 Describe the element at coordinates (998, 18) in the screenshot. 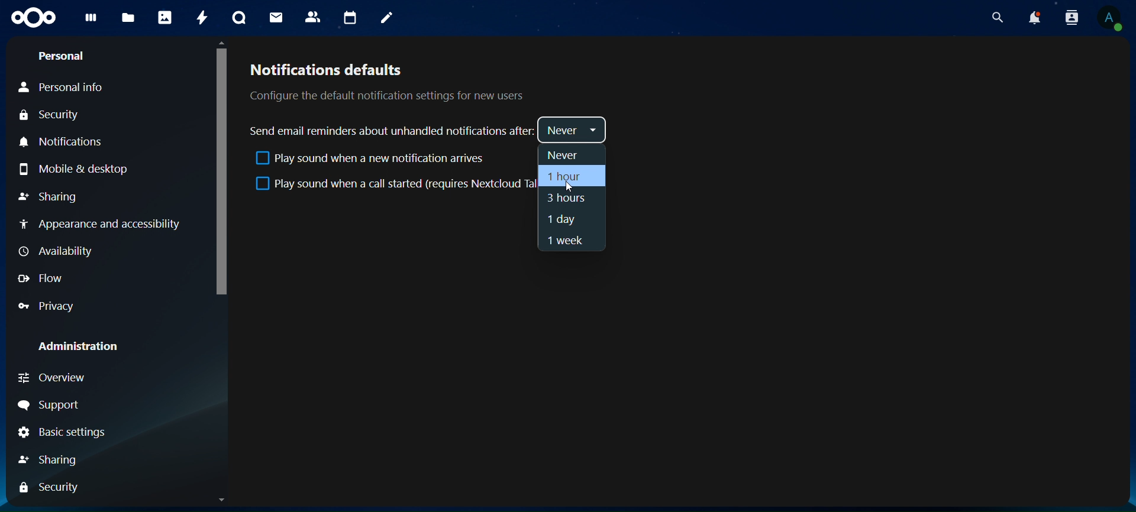

I see `search` at that location.